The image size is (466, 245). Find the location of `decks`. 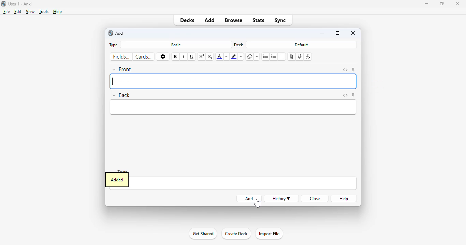

decks is located at coordinates (188, 20).